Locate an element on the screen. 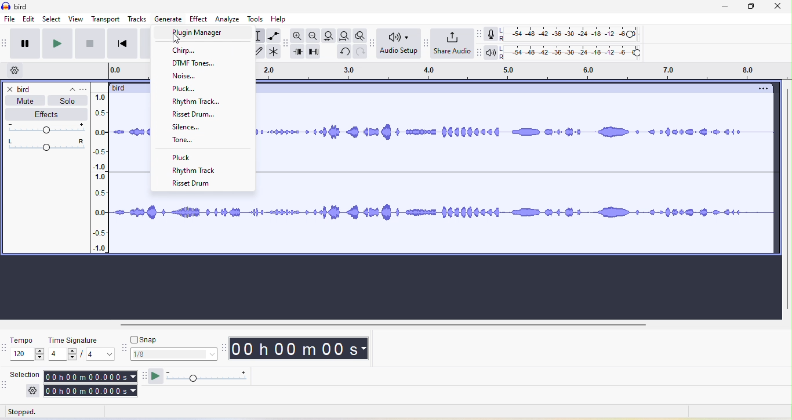 The image size is (792, 420). help is located at coordinates (285, 20).